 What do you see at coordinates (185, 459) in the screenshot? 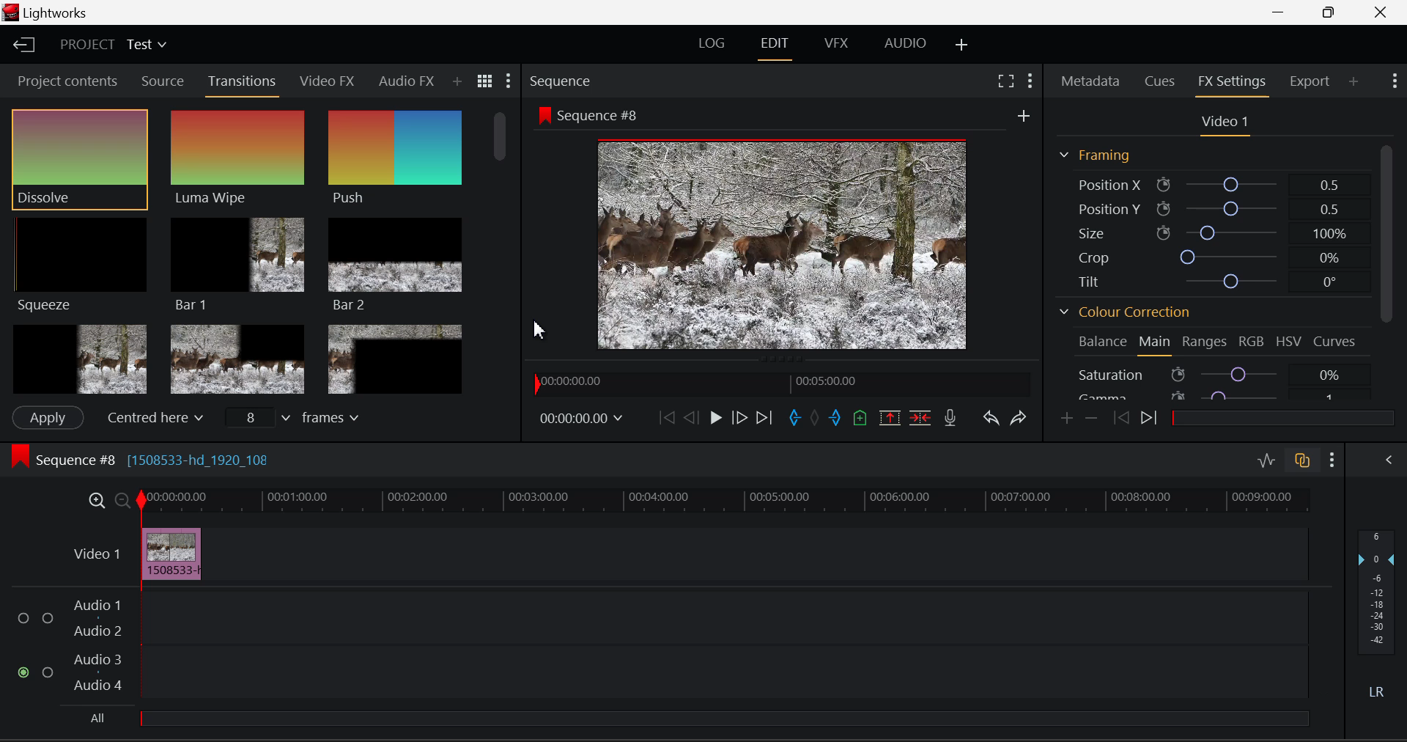
I see `Sequence #8 [1508533-hd_1920_108` at bounding box center [185, 459].